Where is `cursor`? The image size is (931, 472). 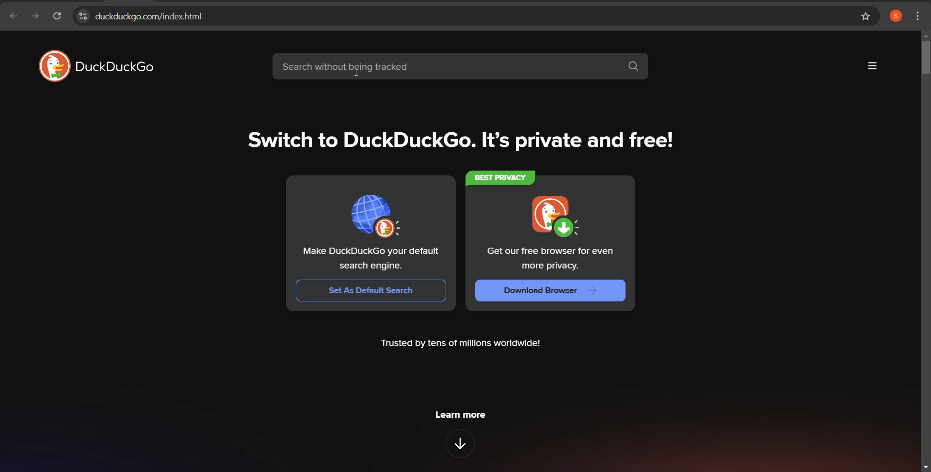 cursor is located at coordinates (356, 72).